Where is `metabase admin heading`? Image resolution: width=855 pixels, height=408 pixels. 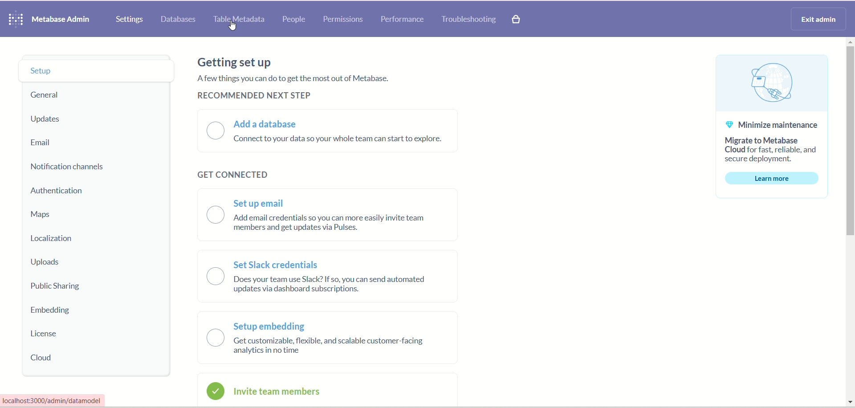 metabase admin heading is located at coordinates (61, 19).